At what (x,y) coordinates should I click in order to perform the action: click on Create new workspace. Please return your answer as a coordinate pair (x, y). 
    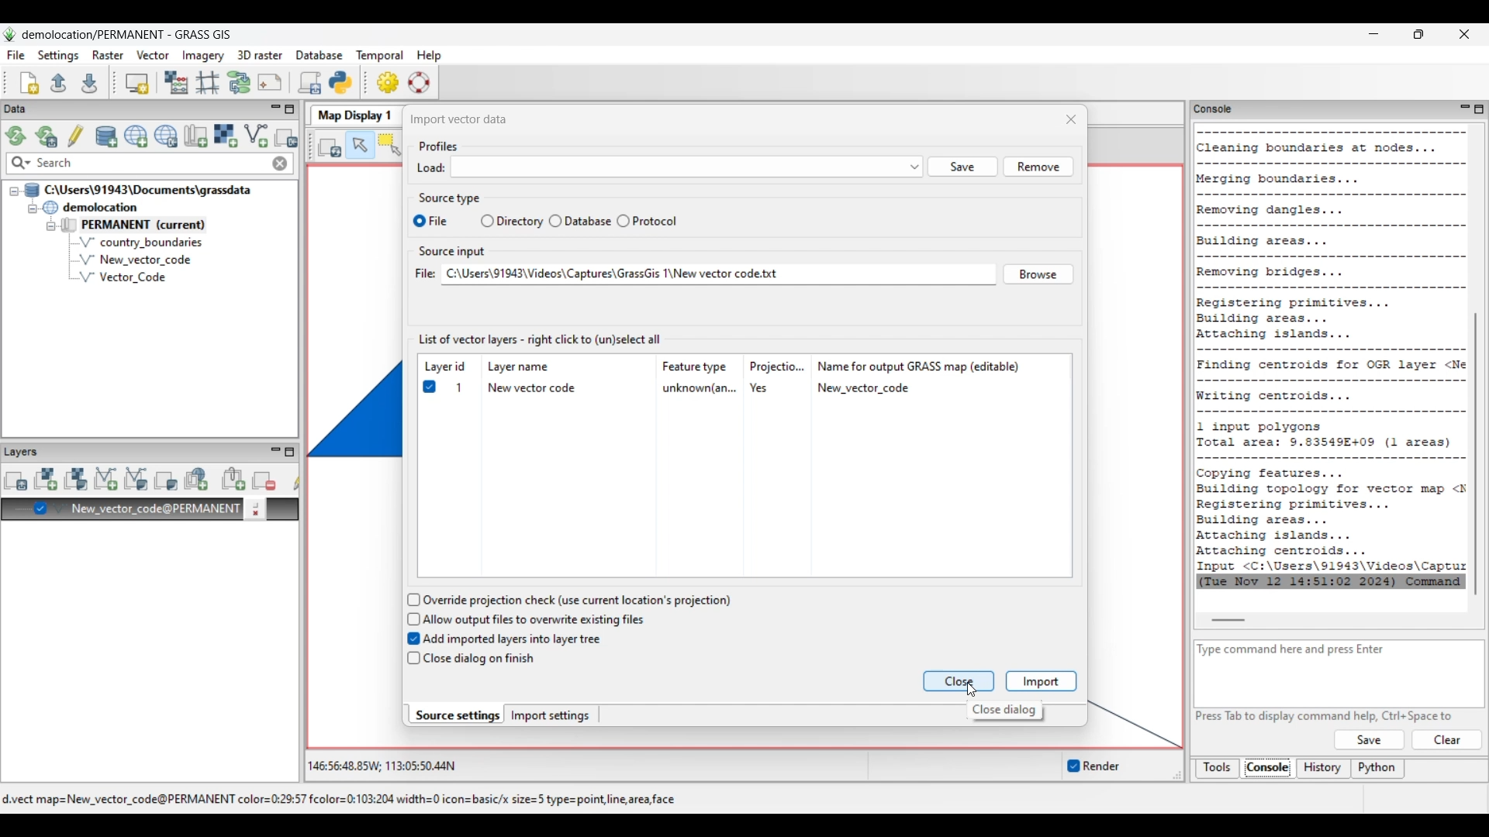
    Looking at the image, I should click on (30, 83).